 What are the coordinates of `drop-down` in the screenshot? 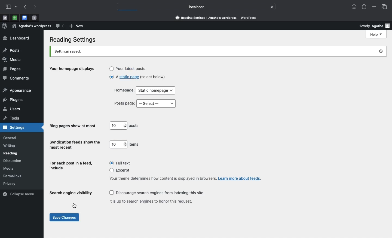 It's located at (17, 6).